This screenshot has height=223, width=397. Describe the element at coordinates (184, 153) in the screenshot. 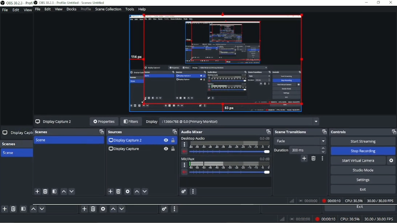

I see `volume` at that location.